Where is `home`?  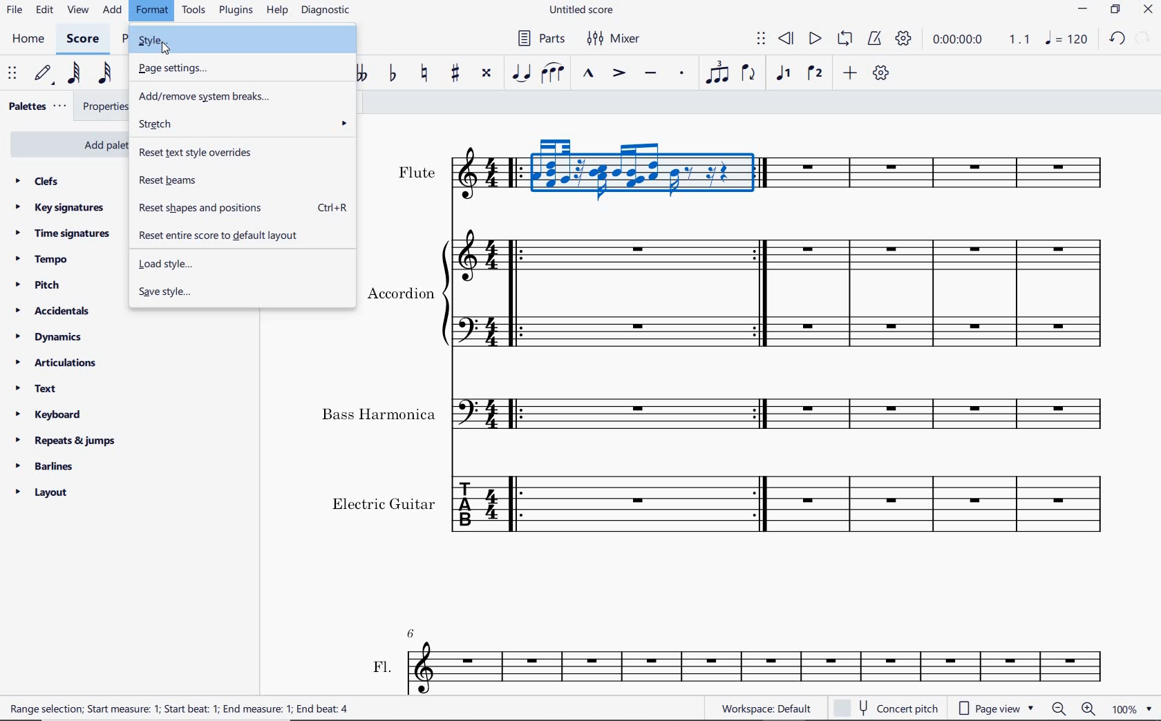 home is located at coordinates (30, 39).